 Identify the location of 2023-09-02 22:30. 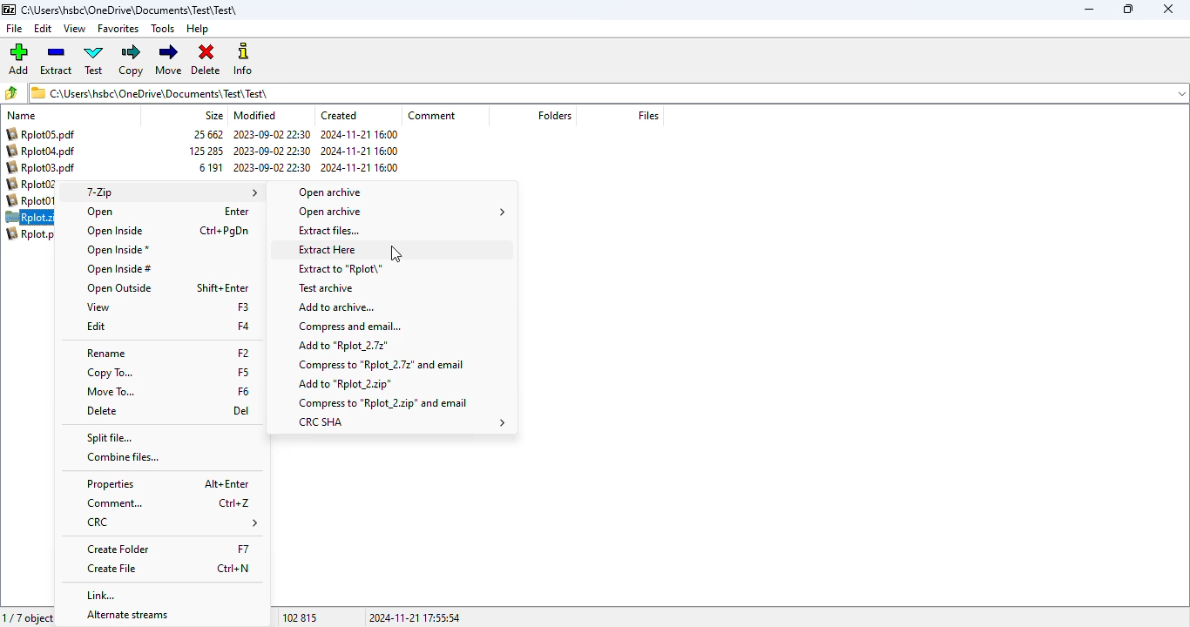
(272, 168).